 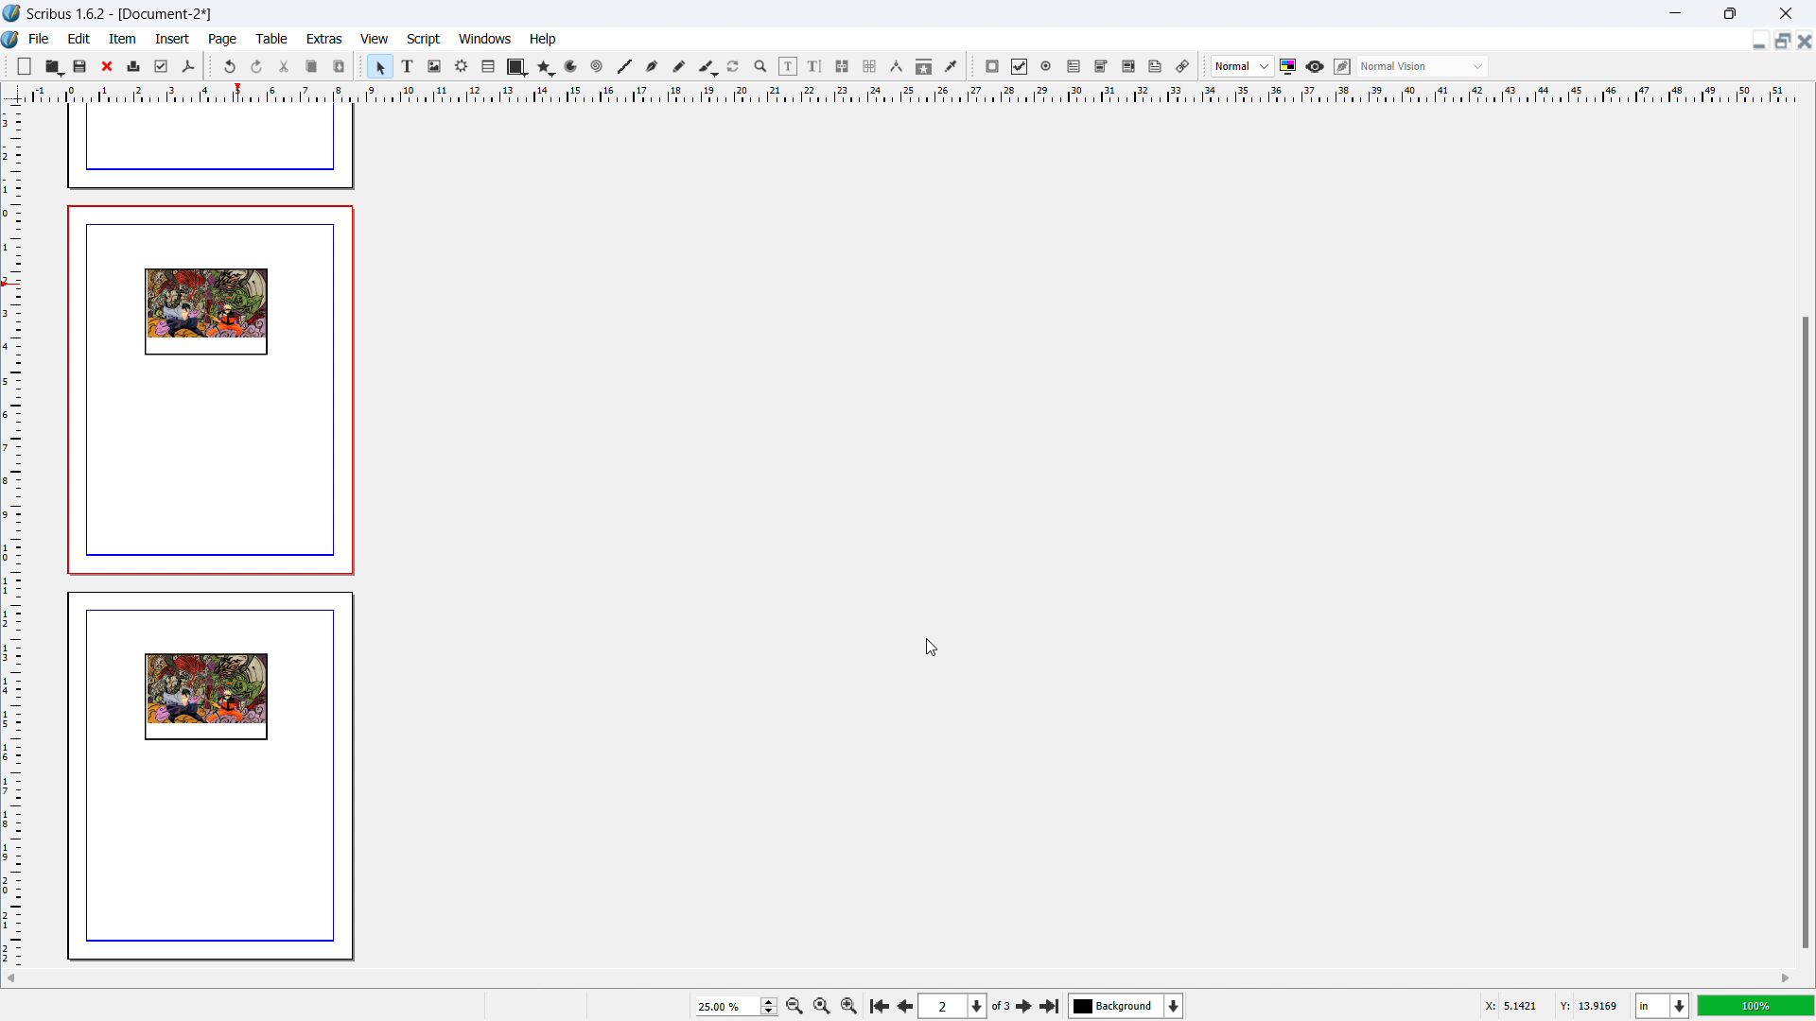 What do you see at coordinates (1243, 66) in the screenshot?
I see `select image preview quality` at bounding box center [1243, 66].